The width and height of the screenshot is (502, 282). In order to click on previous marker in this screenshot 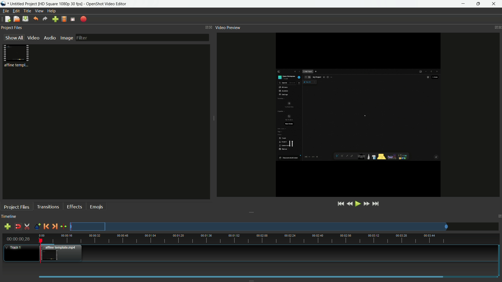, I will do `click(46, 226)`.